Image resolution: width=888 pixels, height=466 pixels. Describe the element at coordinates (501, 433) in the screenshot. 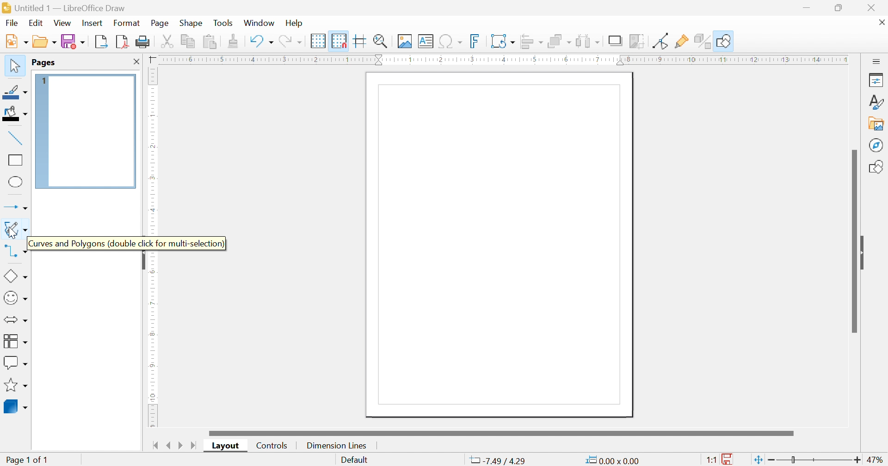

I see `scroll bar` at that location.